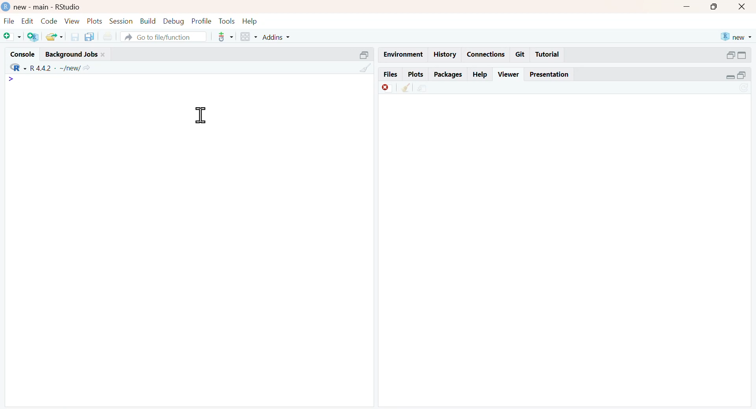 The height and width of the screenshot is (409, 756). I want to click on Addins +, so click(276, 37).